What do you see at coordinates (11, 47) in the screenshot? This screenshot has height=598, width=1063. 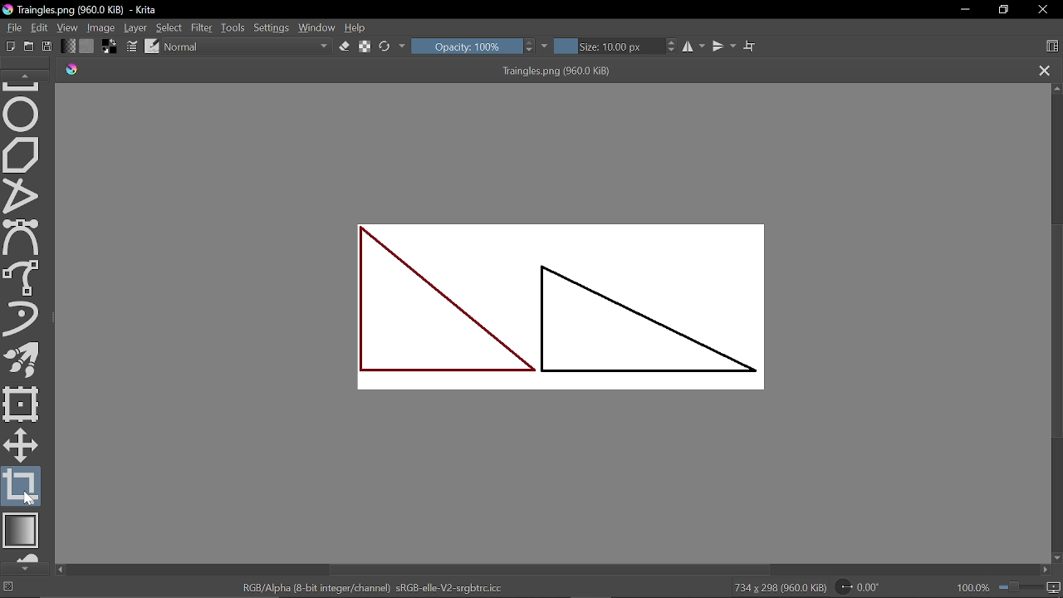 I see `Create new document` at bounding box center [11, 47].